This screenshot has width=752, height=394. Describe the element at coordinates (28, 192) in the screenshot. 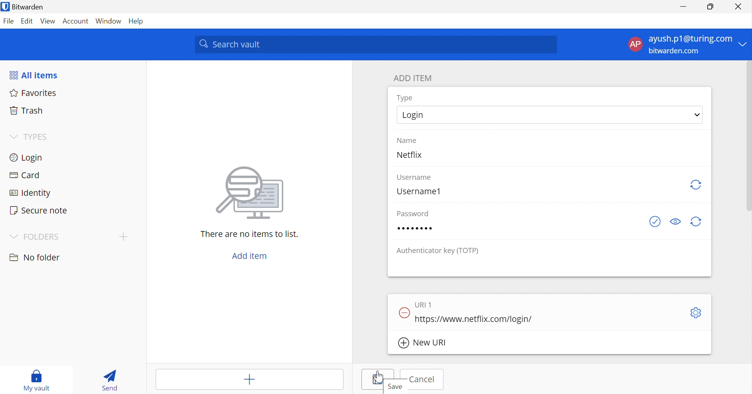

I see `Identity` at that location.